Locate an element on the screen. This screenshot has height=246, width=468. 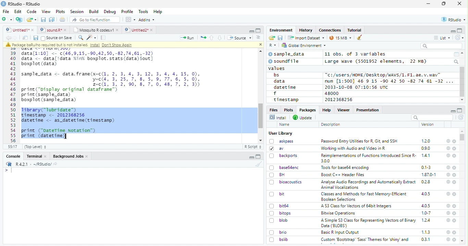
0.2.8 is located at coordinates (426, 182).